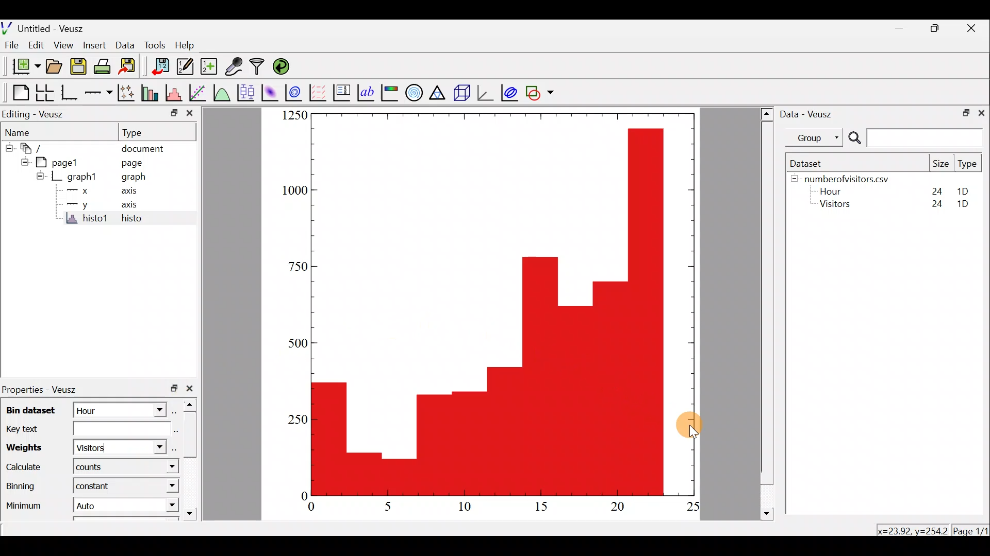  I want to click on Search bar, so click(915, 138).